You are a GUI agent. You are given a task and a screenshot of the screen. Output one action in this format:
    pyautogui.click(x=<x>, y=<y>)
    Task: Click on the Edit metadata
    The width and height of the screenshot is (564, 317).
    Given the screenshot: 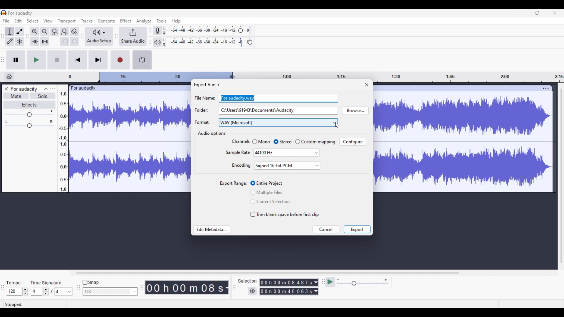 What is the action you would take?
    pyautogui.click(x=212, y=230)
    